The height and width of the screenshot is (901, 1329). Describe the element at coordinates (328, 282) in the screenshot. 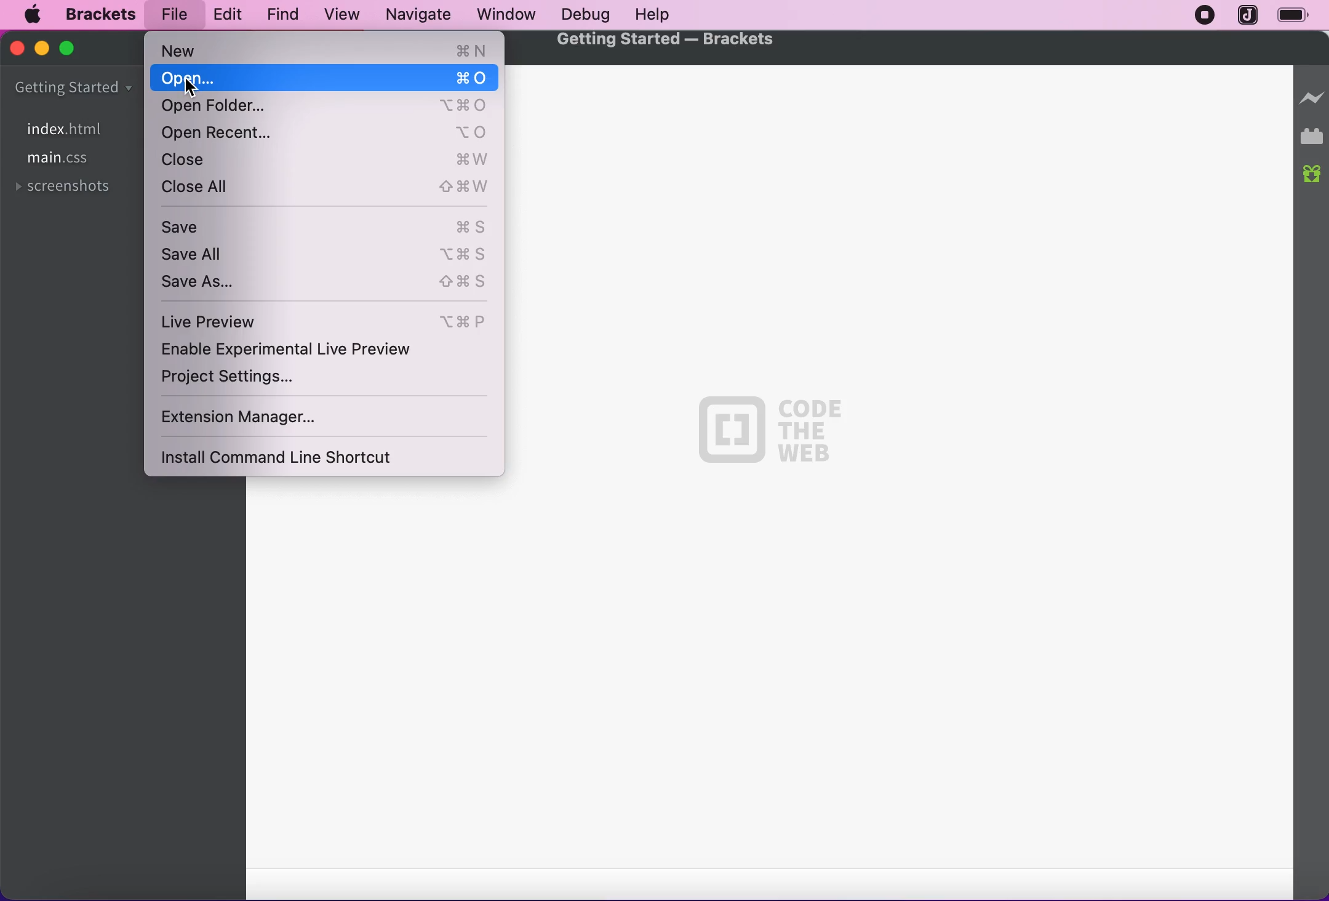

I see `save as` at that location.